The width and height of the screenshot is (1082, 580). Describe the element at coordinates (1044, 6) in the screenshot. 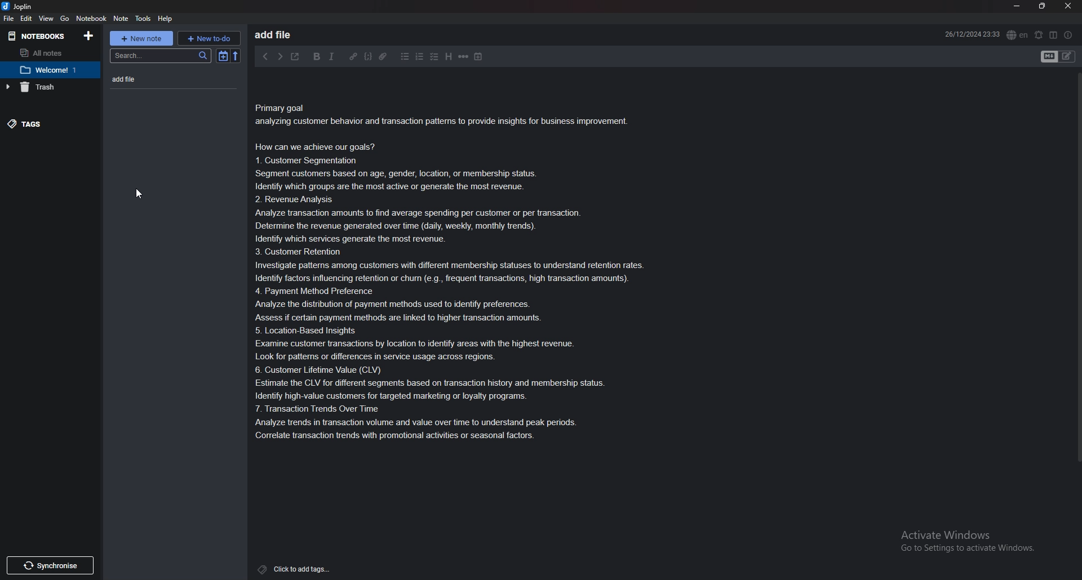

I see `Resize` at that location.